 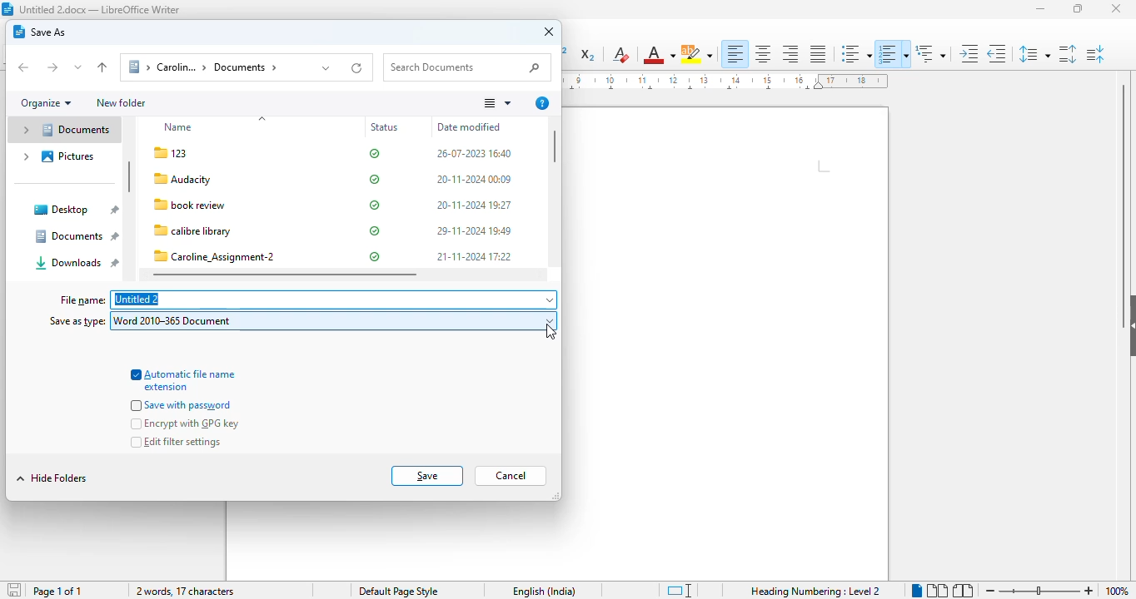 I want to click on documents, so click(x=62, y=130).